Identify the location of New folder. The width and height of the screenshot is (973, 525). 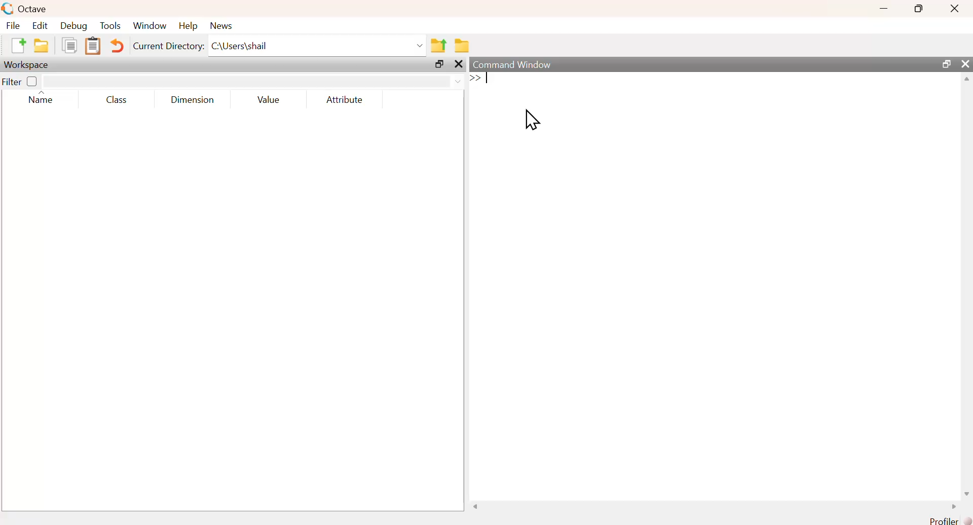
(42, 45).